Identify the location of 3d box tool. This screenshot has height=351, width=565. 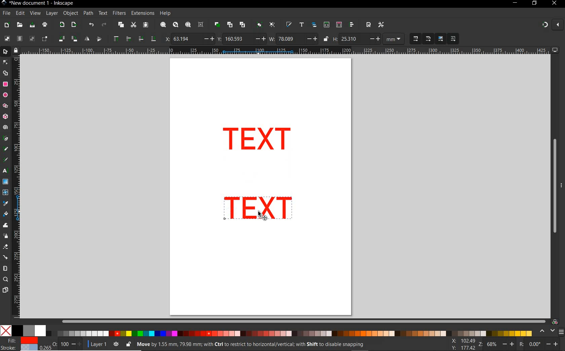
(6, 116).